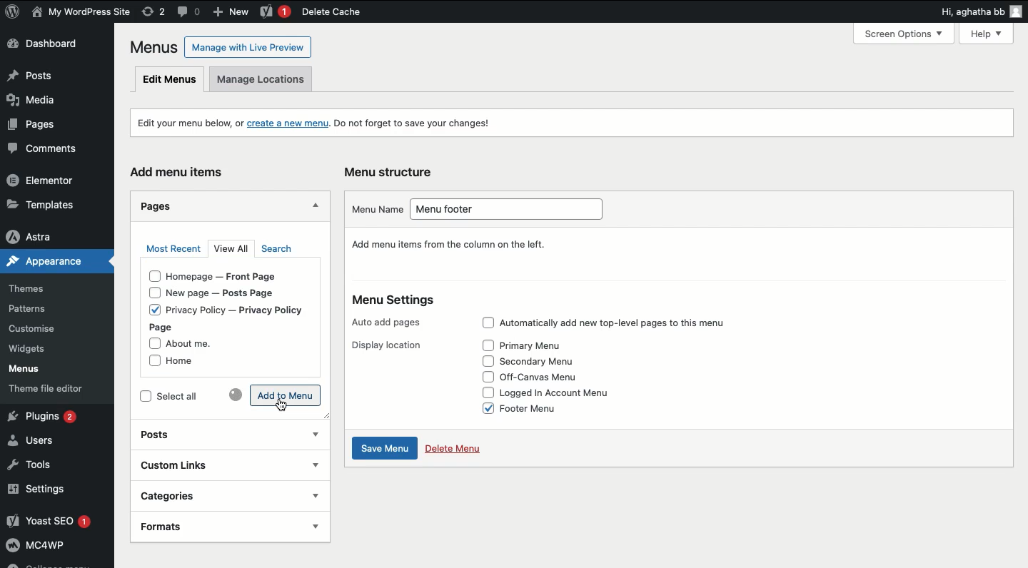 The image size is (1028, 568). Describe the element at coordinates (483, 392) in the screenshot. I see `Check box` at that location.